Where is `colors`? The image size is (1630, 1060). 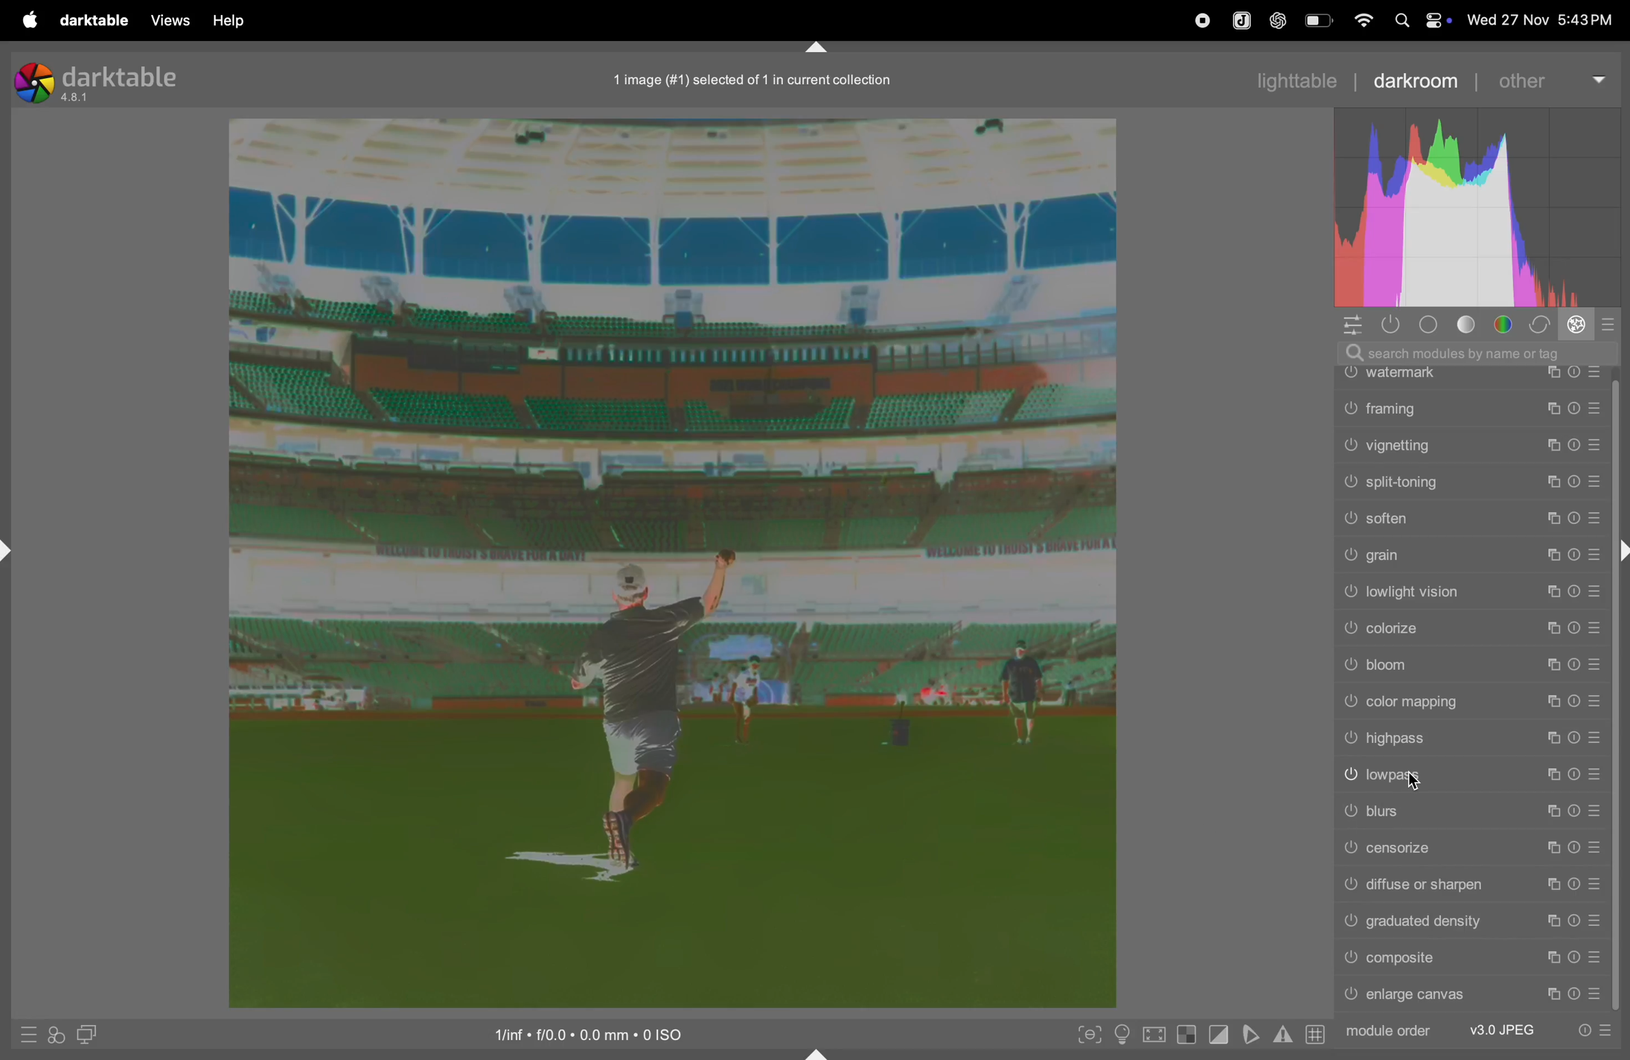
colors is located at coordinates (1505, 324).